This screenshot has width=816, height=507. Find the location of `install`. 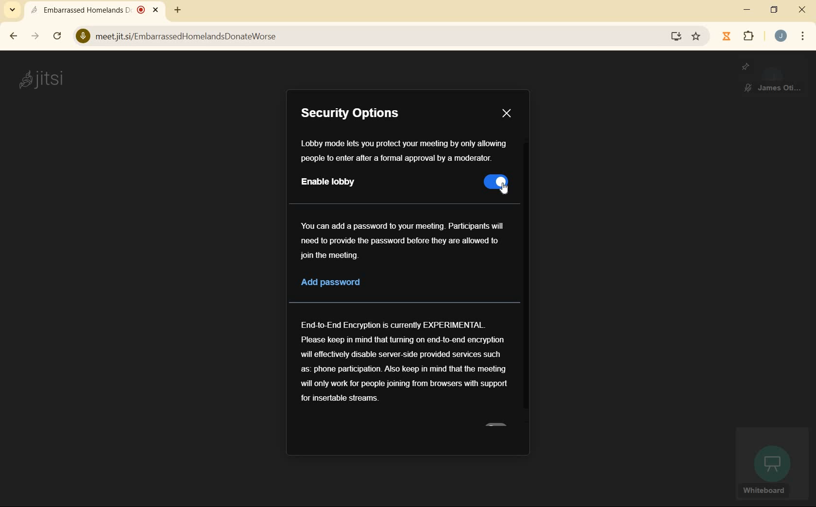

install is located at coordinates (677, 36).